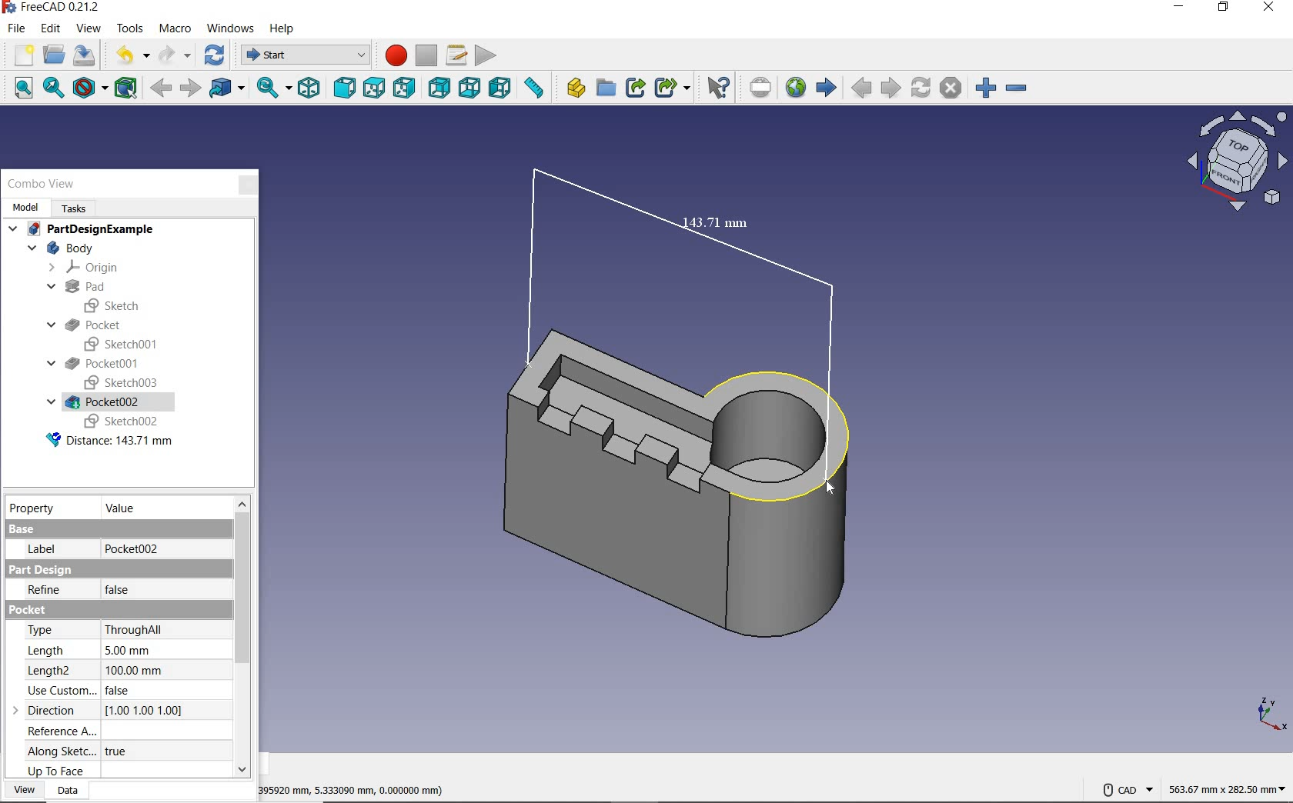  Describe the element at coordinates (1017, 89) in the screenshot. I see `zoom out` at that location.